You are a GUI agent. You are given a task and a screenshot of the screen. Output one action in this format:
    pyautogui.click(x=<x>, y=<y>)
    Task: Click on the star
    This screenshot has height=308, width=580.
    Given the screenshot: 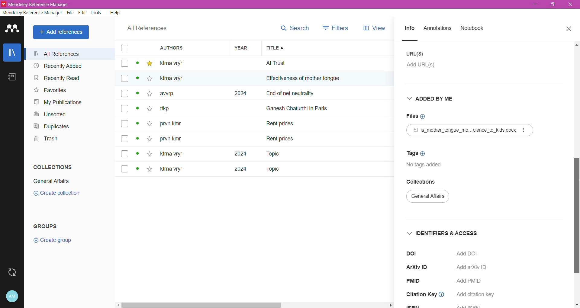 What is the action you would take?
    pyautogui.click(x=148, y=124)
    